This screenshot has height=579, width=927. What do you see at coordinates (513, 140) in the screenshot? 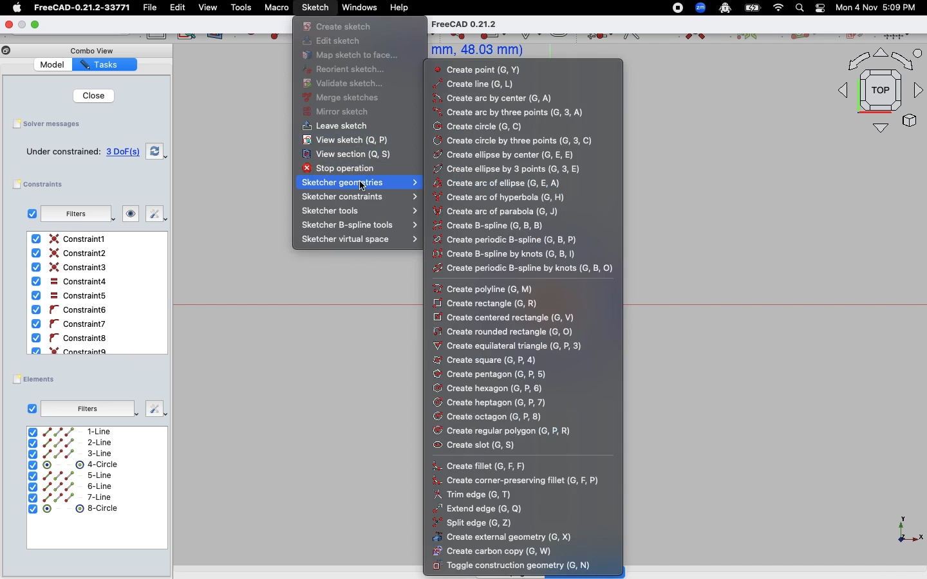
I see `Create circle by three points (G, 3, C)` at bounding box center [513, 140].